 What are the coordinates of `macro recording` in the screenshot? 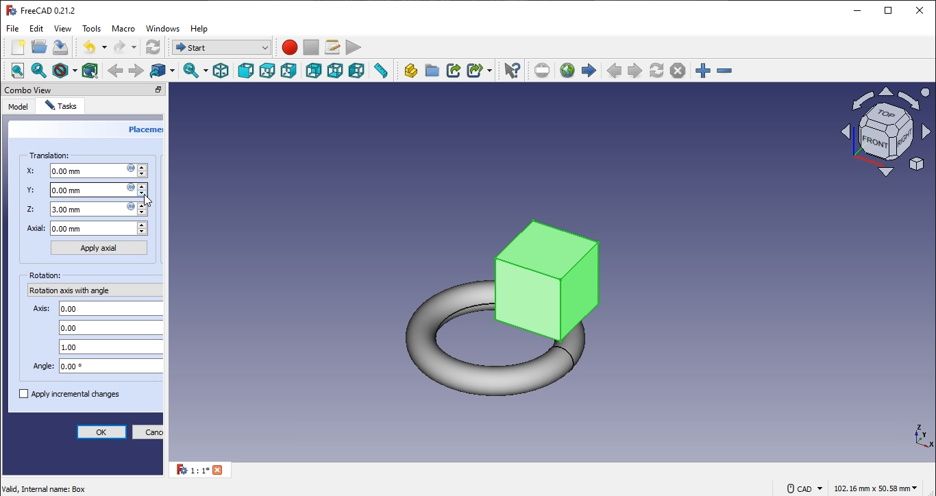 It's located at (290, 48).